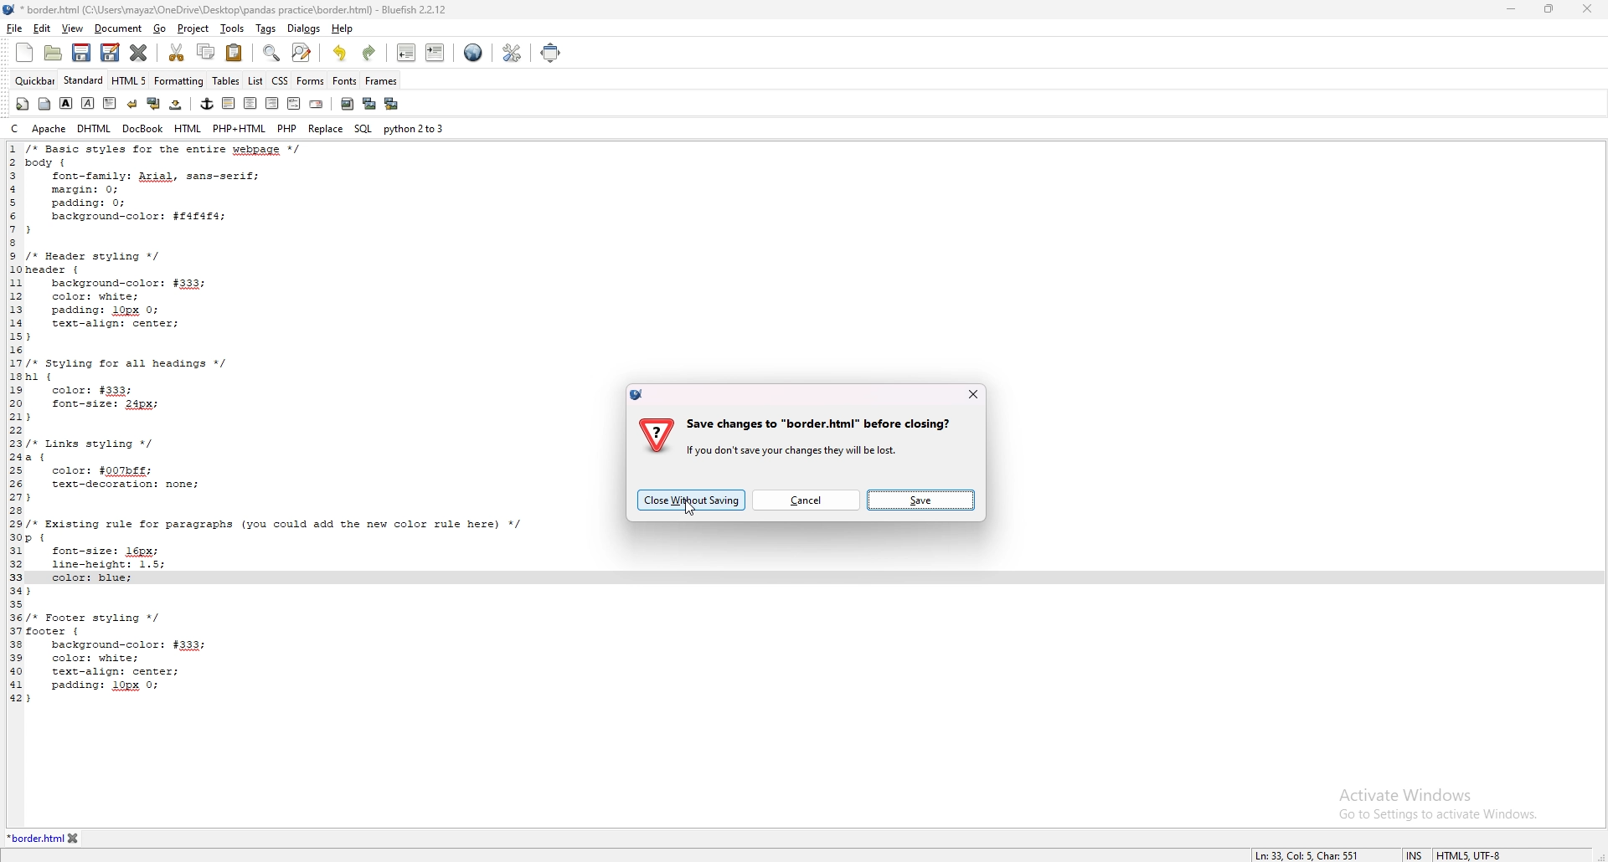 The height and width of the screenshot is (862, 1608). I want to click on php, so click(288, 128).